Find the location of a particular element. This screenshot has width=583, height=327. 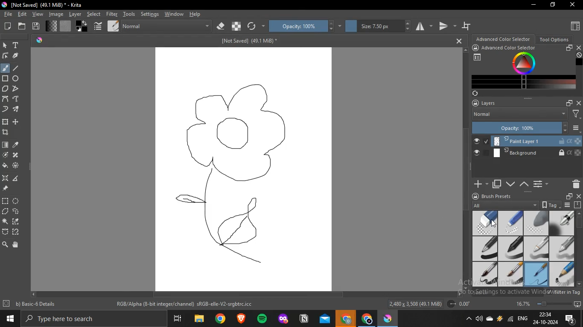

Radius is located at coordinates (461, 304).